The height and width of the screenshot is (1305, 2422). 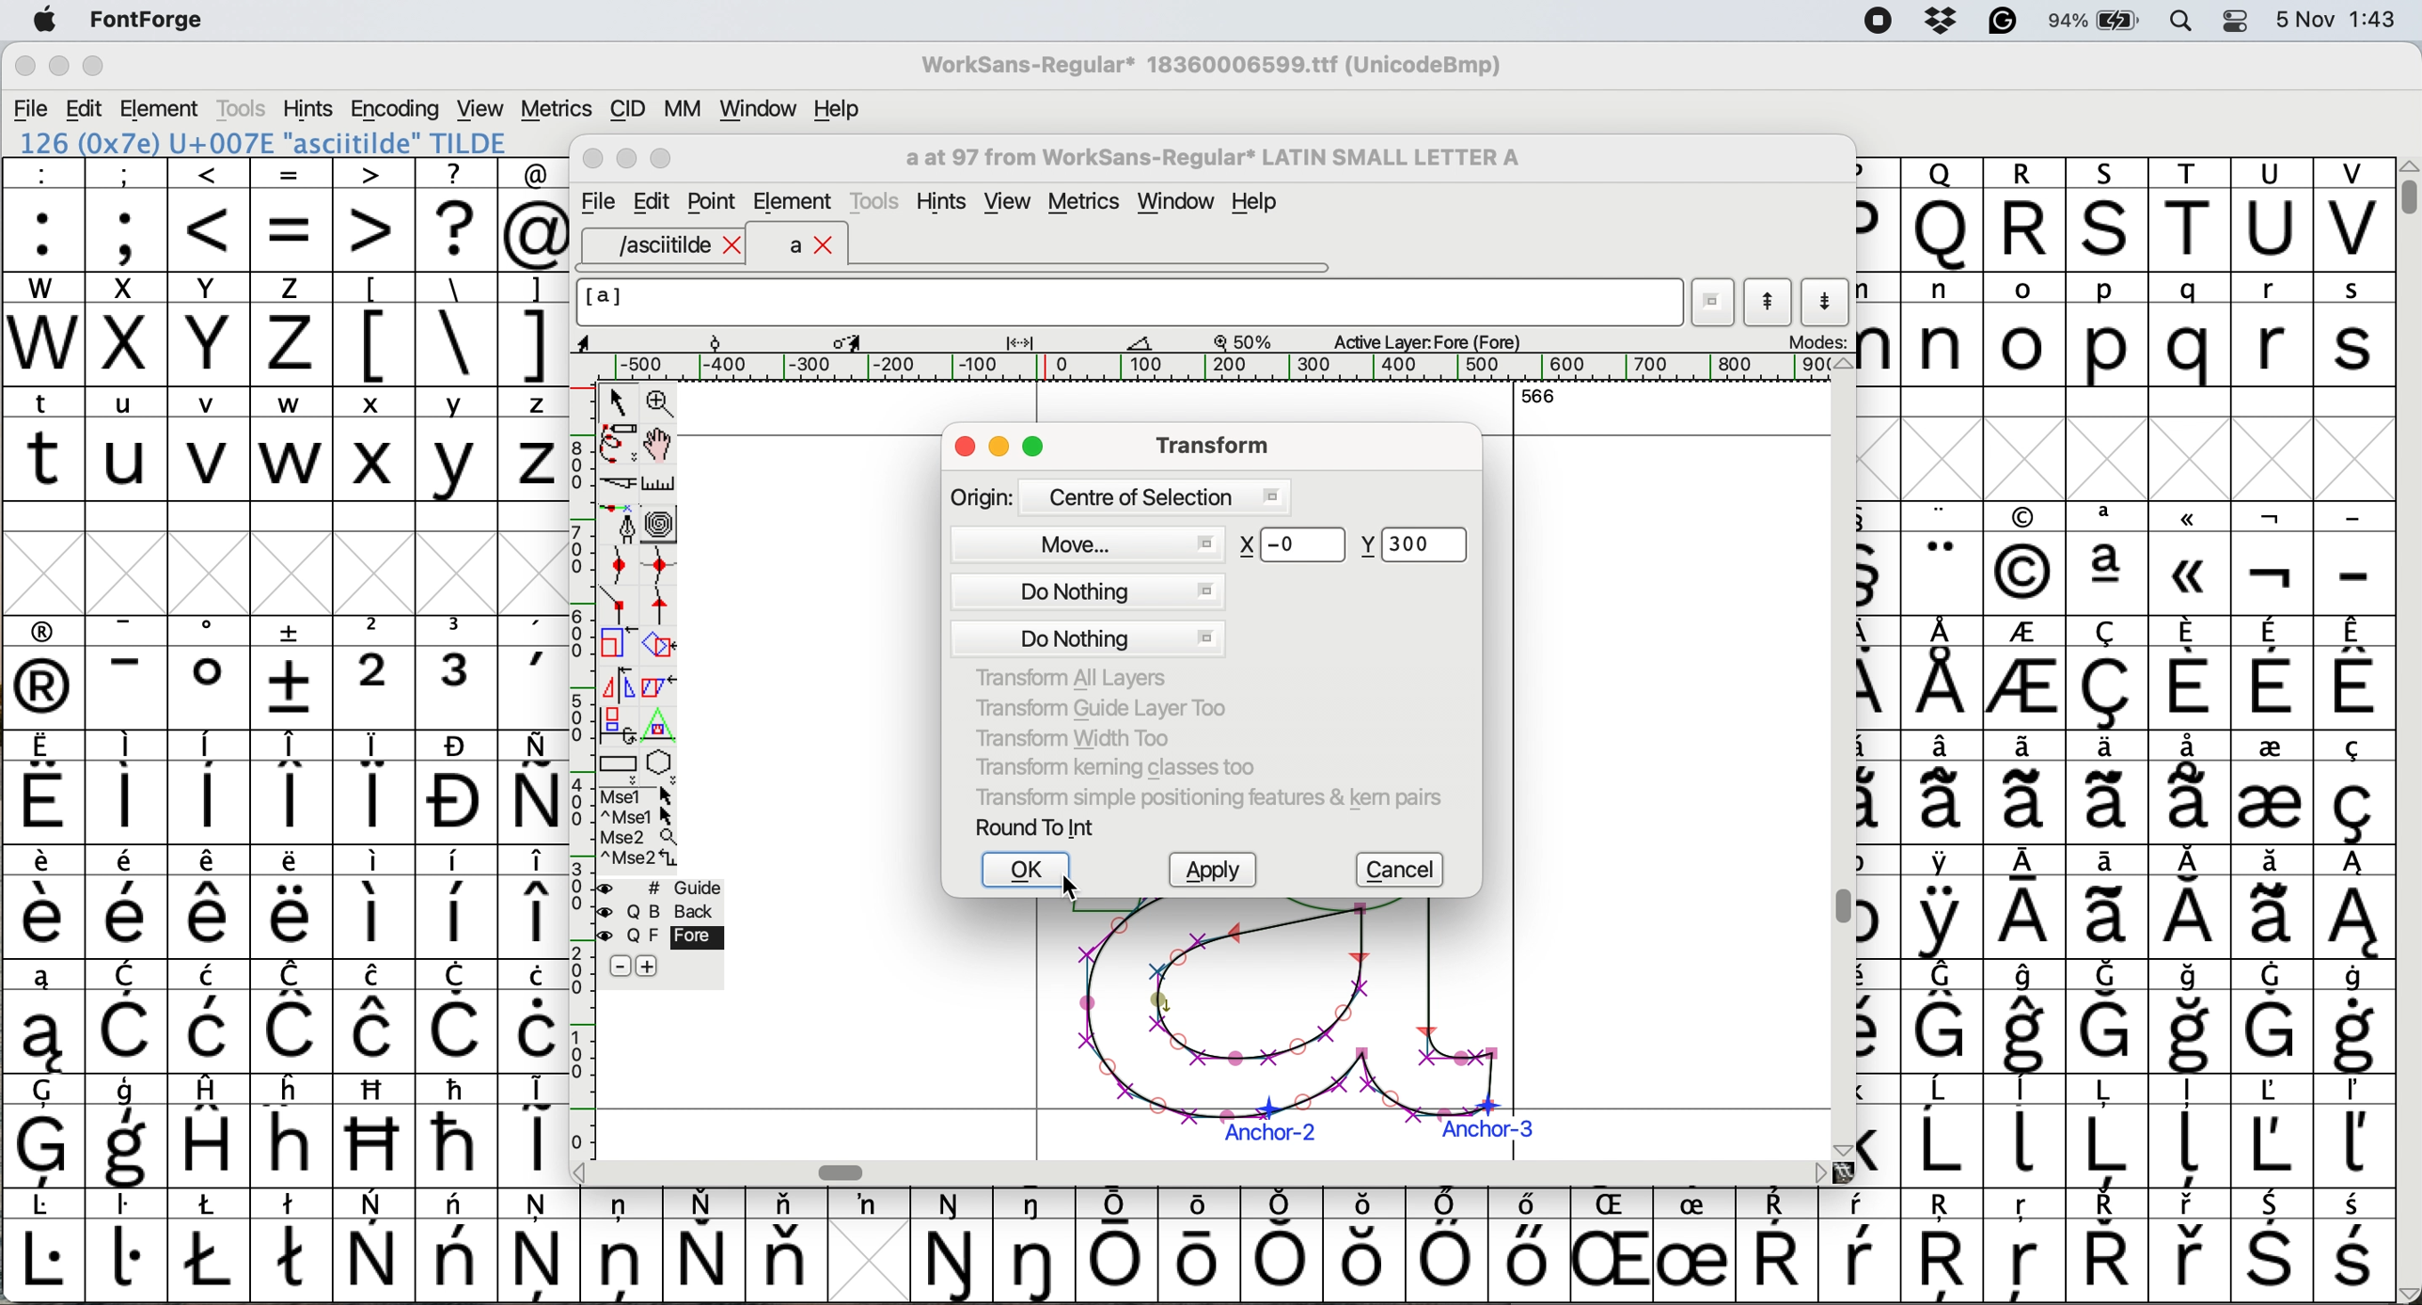 What do you see at coordinates (43, 1247) in the screenshot?
I see `symbol` at bounding box center [43, 1247].